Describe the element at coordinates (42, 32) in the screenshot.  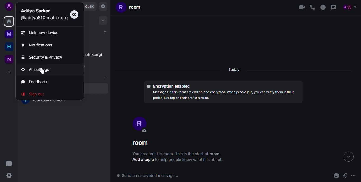
I see `link new device` at that location.